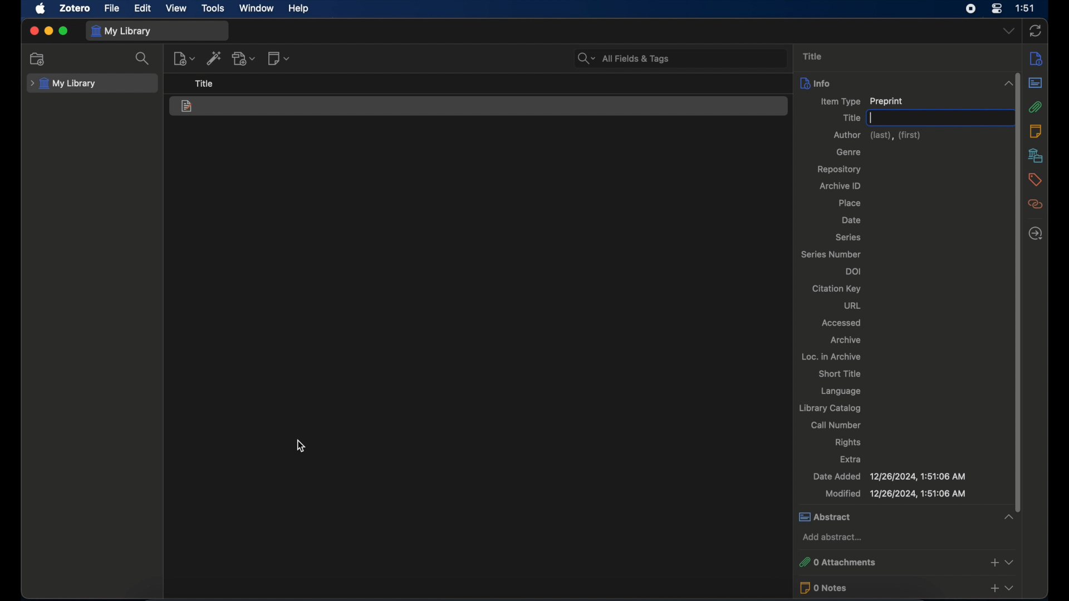 Image resolution: width=1069 pixels, height=601 pixels. I want to click on archive, so click(847, 341).